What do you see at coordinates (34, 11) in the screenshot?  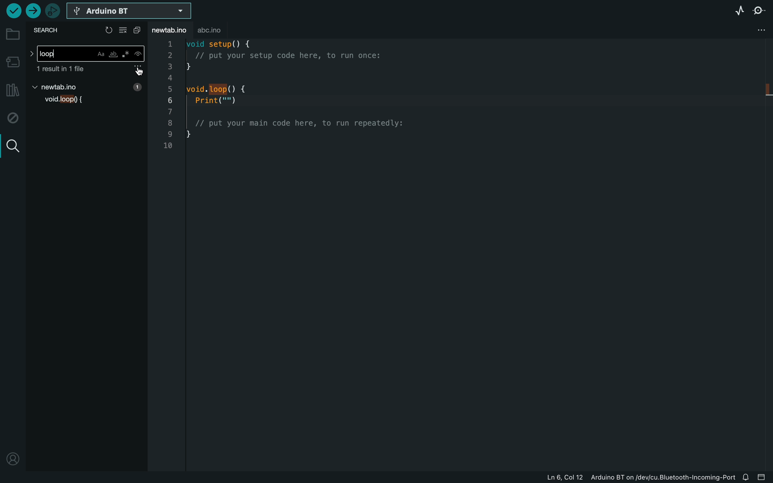 I see `upload` at bounding box center [34, 11].